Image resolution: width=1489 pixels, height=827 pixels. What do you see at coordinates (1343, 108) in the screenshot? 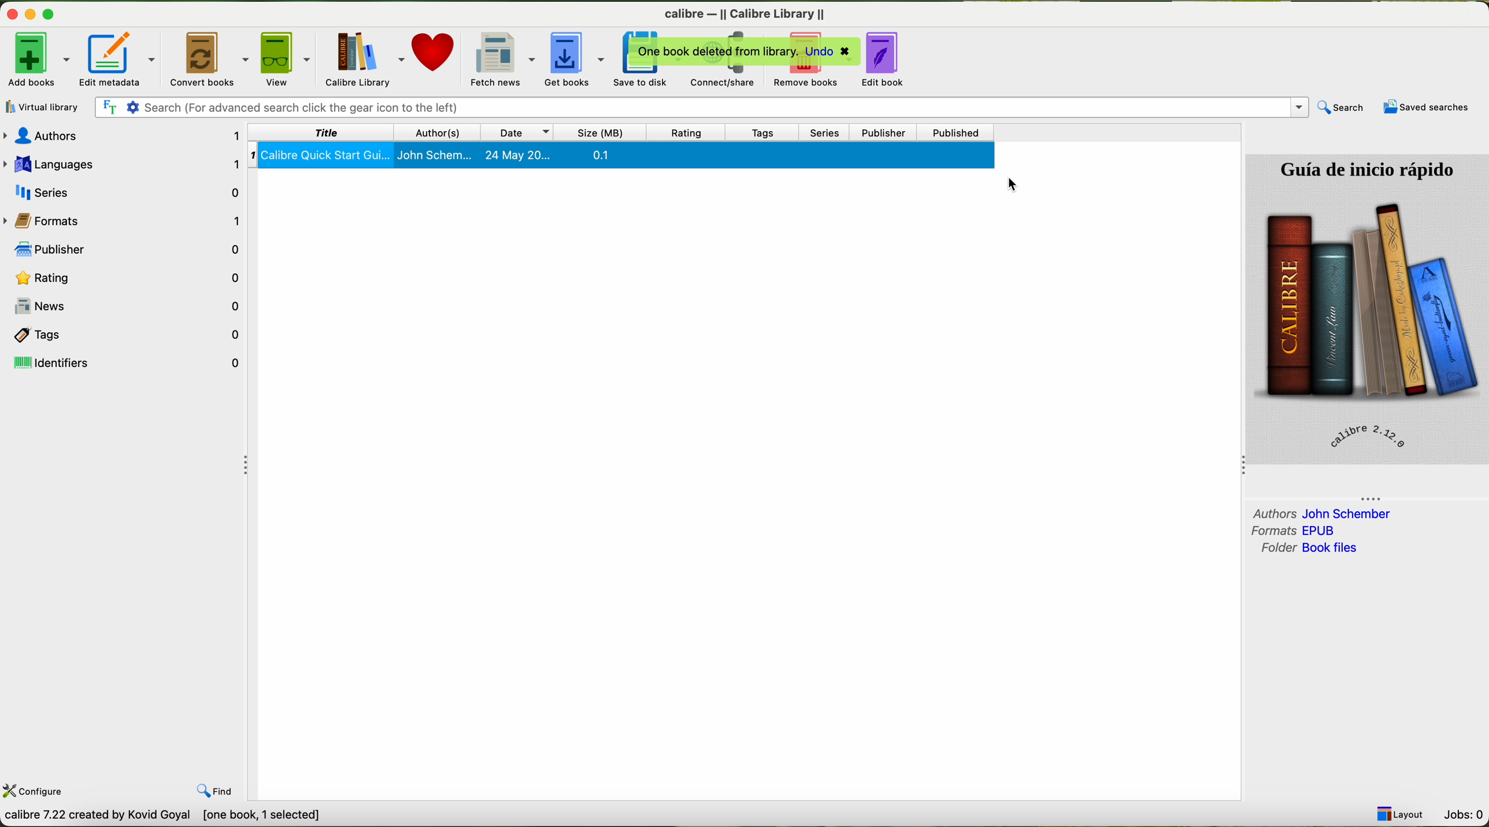
I see `search` at bounding box center [1343, 108].